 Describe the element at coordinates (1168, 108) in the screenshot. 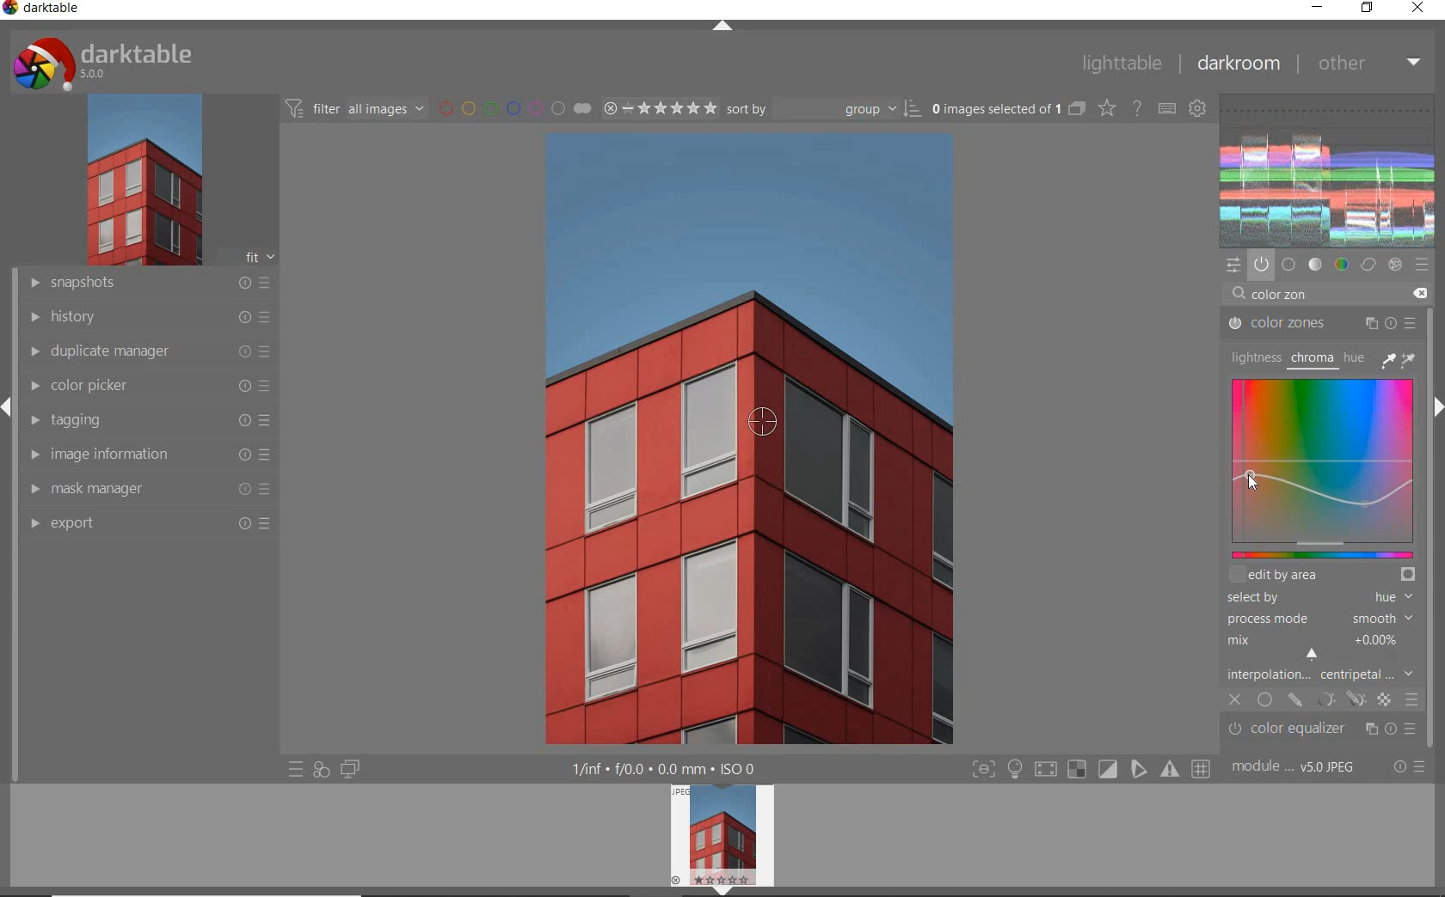

I see `define keyboard shortcuts` at that location.